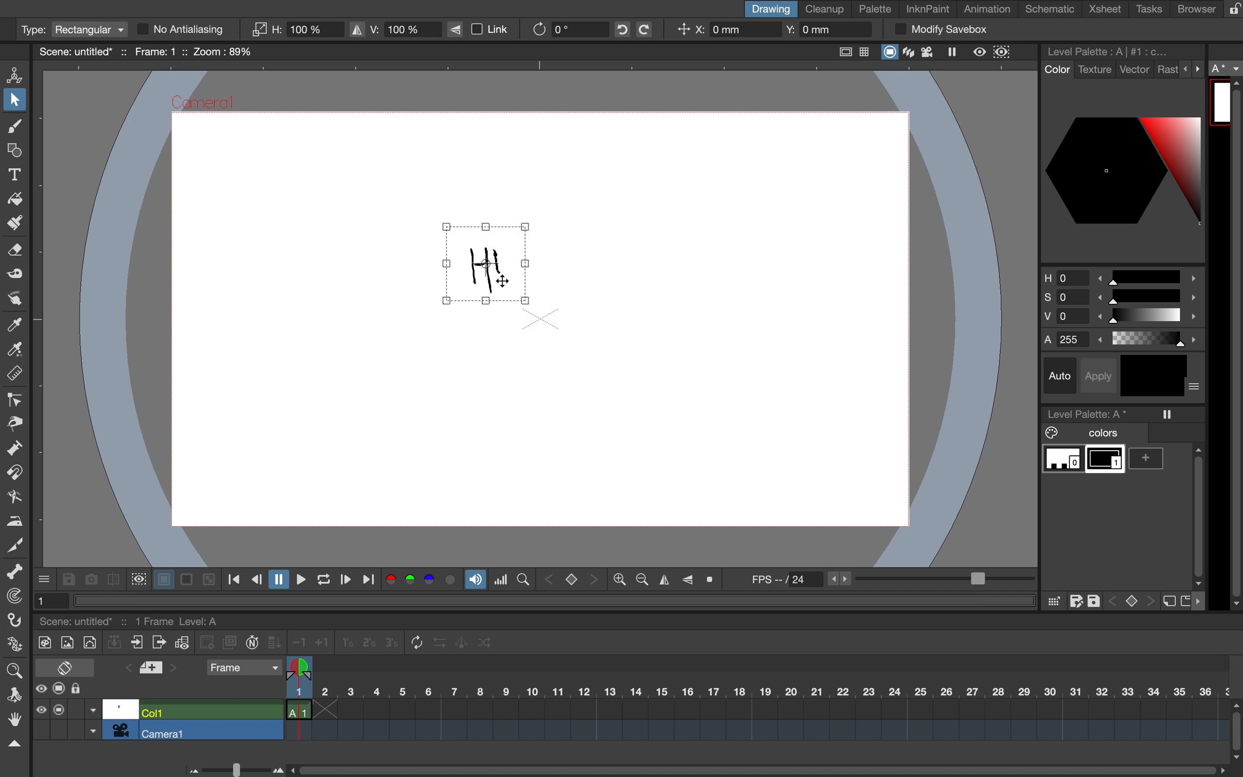 This screenshot has height=777, width=1243. What do you see at coordinates (1195, 387) in the screenshot?
I see `more options` at bounding box center [1195, 387].